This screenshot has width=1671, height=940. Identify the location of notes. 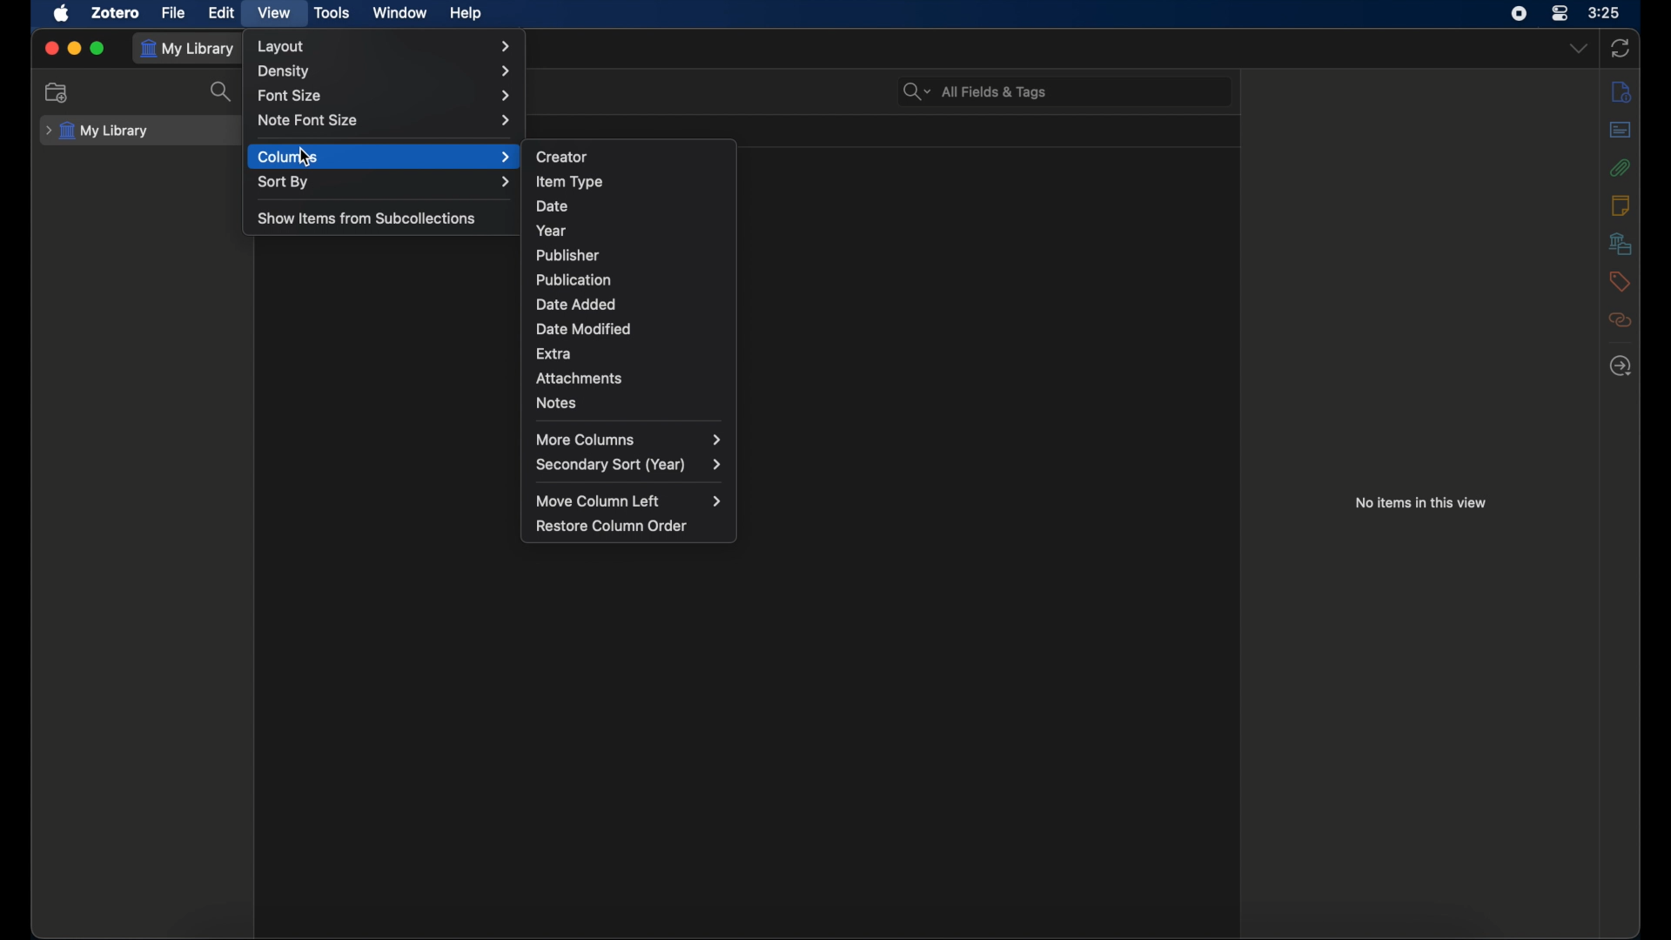
(1620, 204).